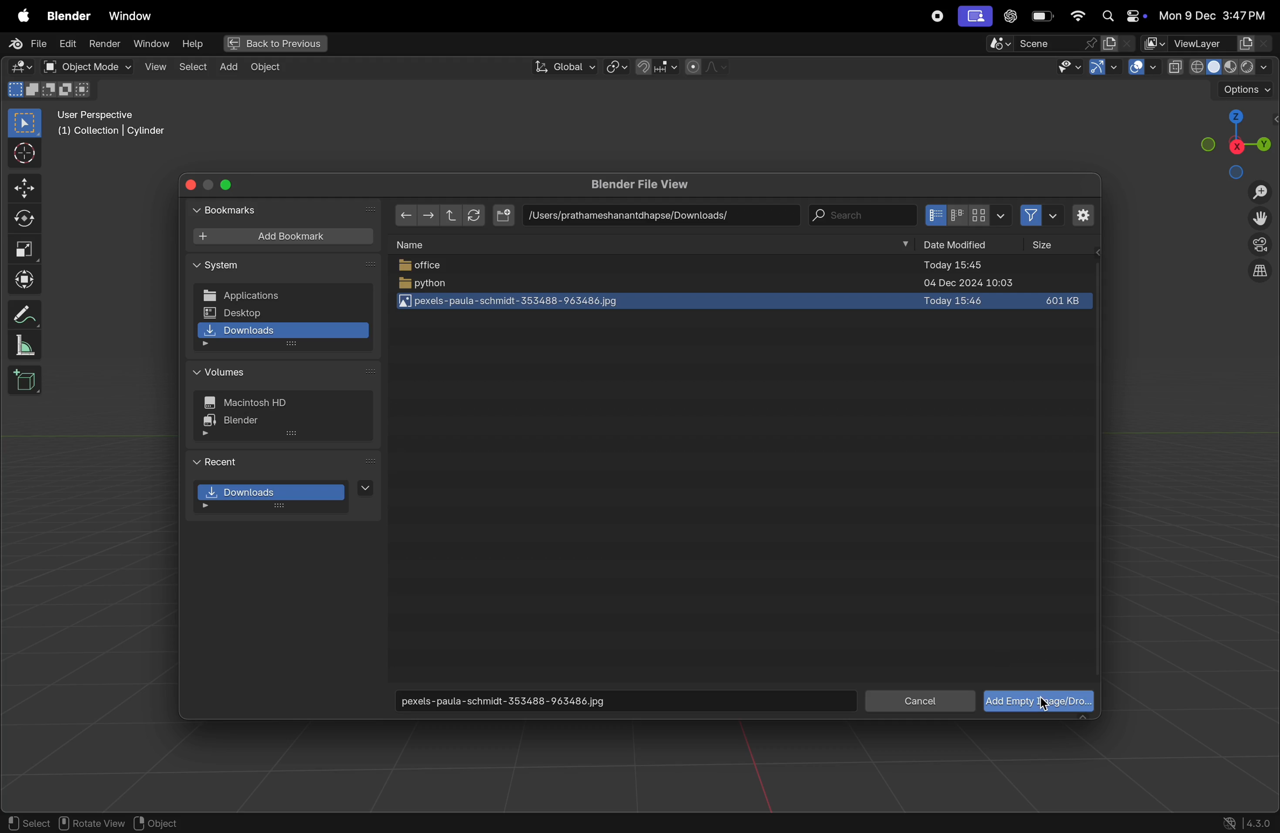  Describe the element at coordinates (166, 823) in the screenshot. I see `object` at that location.